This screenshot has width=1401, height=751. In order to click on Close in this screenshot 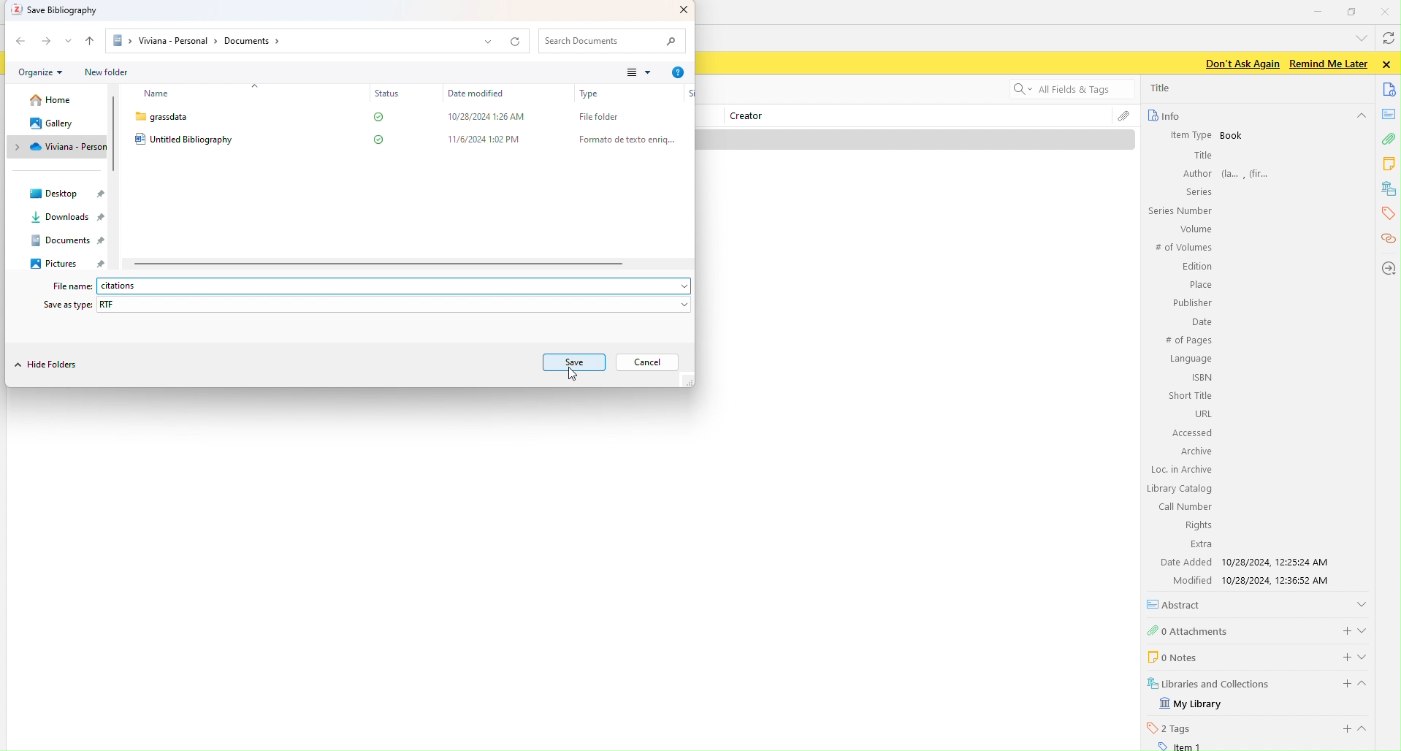, I will do `click(679, 11)`.